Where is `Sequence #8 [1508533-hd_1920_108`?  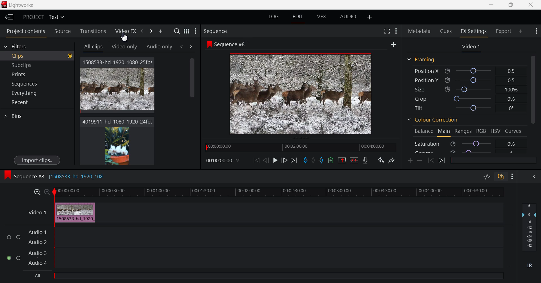
Sequence #8 [1508533-hd_1920_108 is located at coordinates (59, 177).